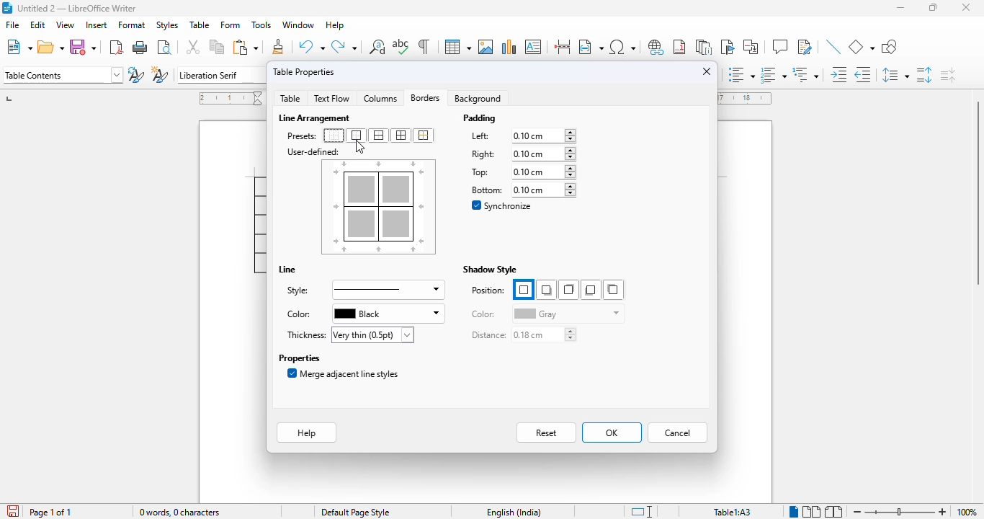 This screenshot has height=519, width=984. What do you see at coordinates (65, 25) in the screenshot?
I see `view` at bounding box center [65, 25].